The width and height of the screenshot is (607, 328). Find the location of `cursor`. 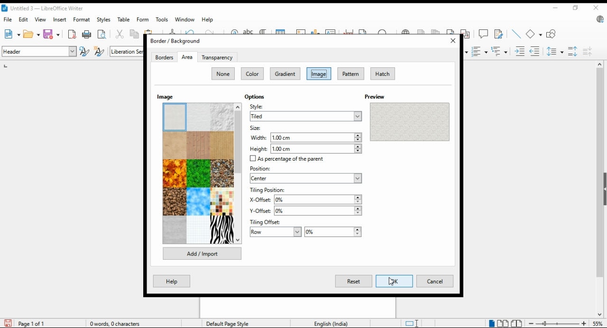

cursor is located at coordinates (390, 281).